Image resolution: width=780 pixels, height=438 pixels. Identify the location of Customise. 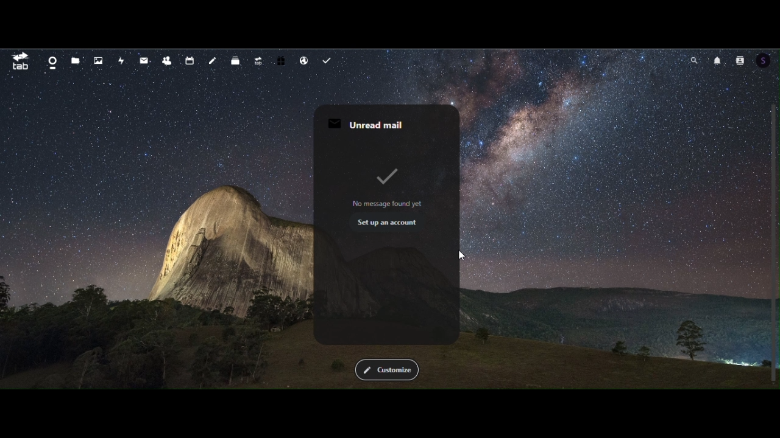
(387, 369).